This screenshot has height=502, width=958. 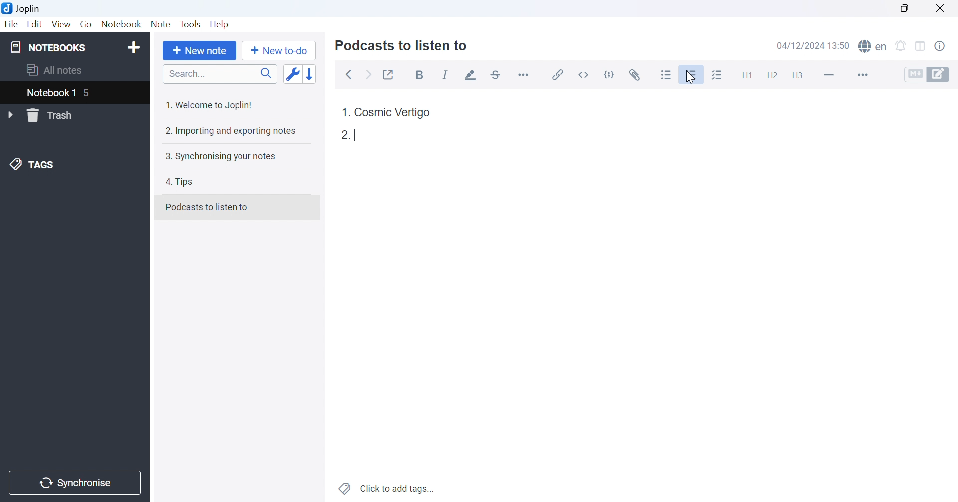 I want to click on Note, so click(x=161, y=24).